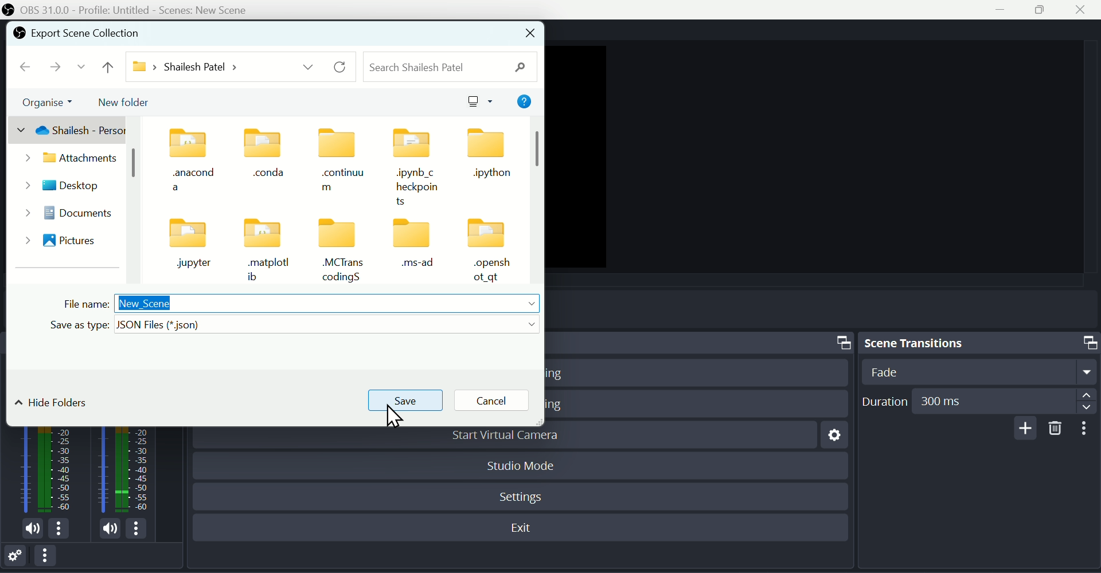 This screenshot has width=1101, height=573. Describe the element at coordinates (521, 464) in the screenshot. I see `Studio mode` at that location.